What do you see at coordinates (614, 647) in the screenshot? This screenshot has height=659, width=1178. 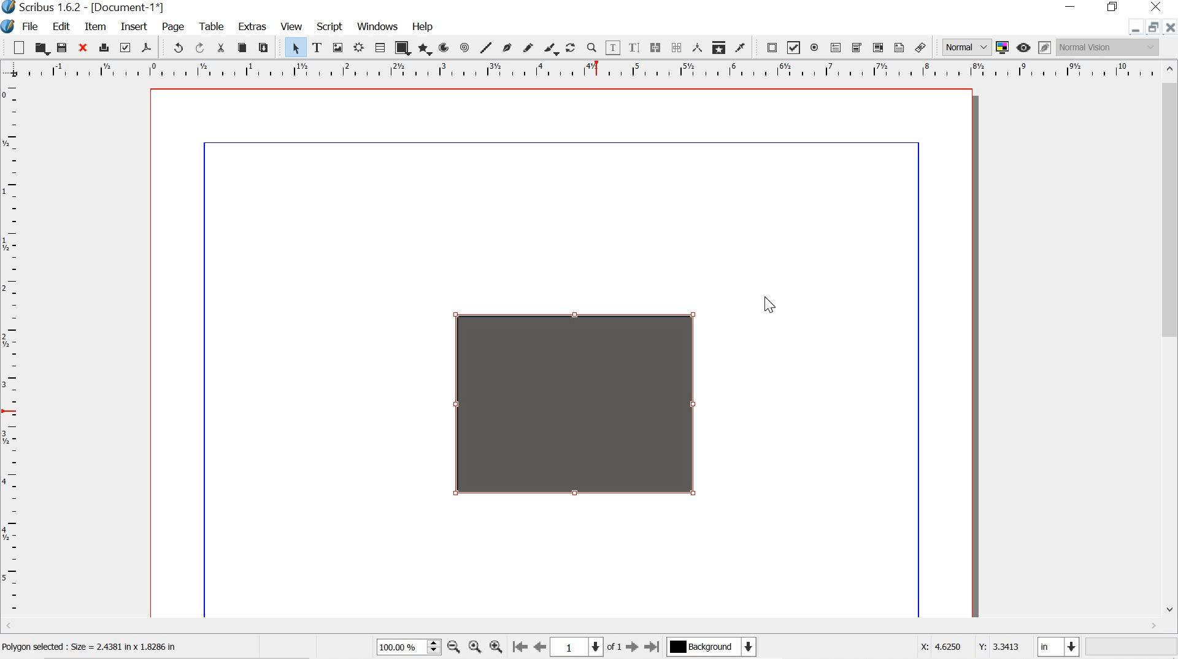 I see `of 1` at bounding box center [614, 647].